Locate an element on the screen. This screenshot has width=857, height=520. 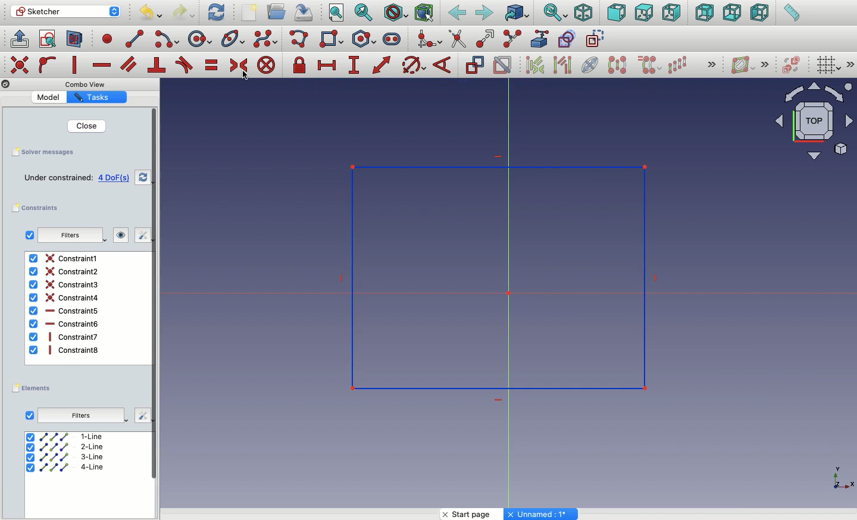
Save is located at coordinates (302, 11).